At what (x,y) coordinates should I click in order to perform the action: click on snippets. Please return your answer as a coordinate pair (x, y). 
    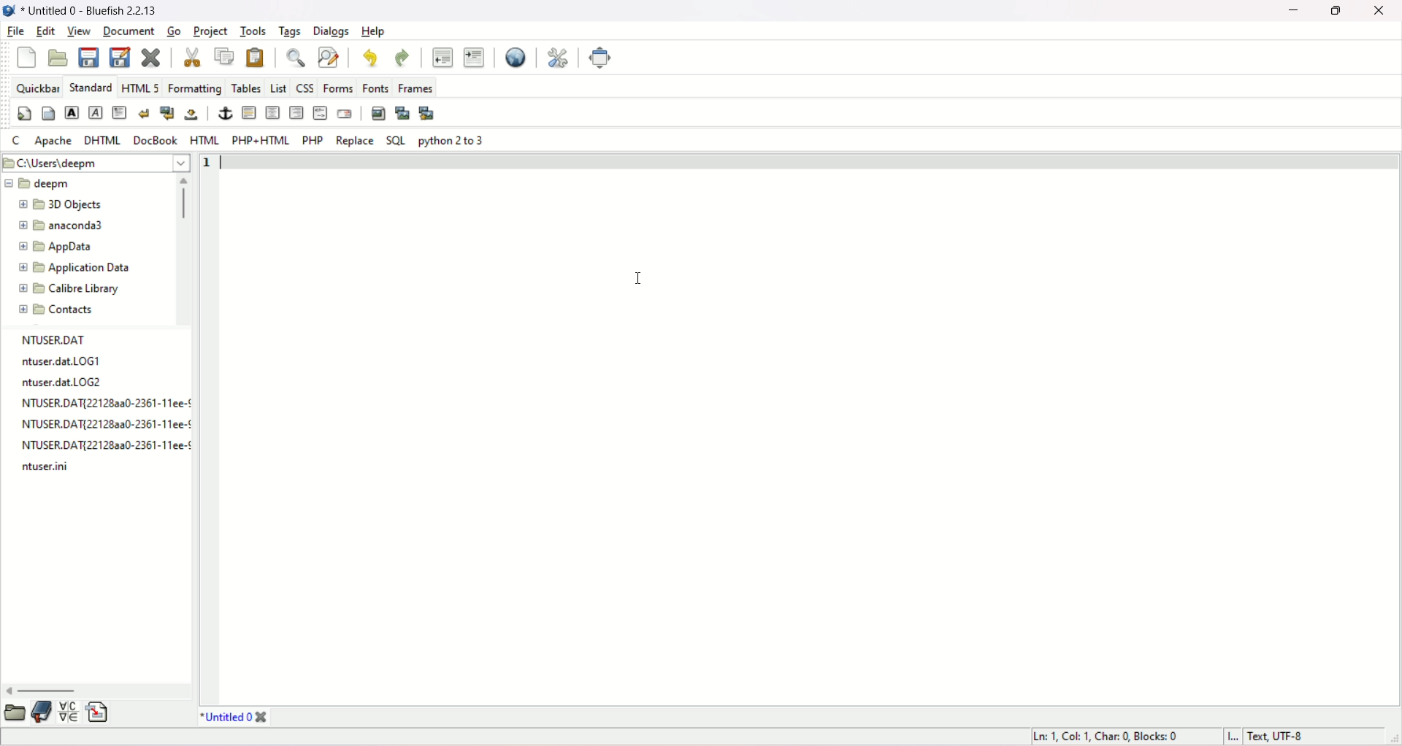
    Looking at the image, I should click on (99, 712).